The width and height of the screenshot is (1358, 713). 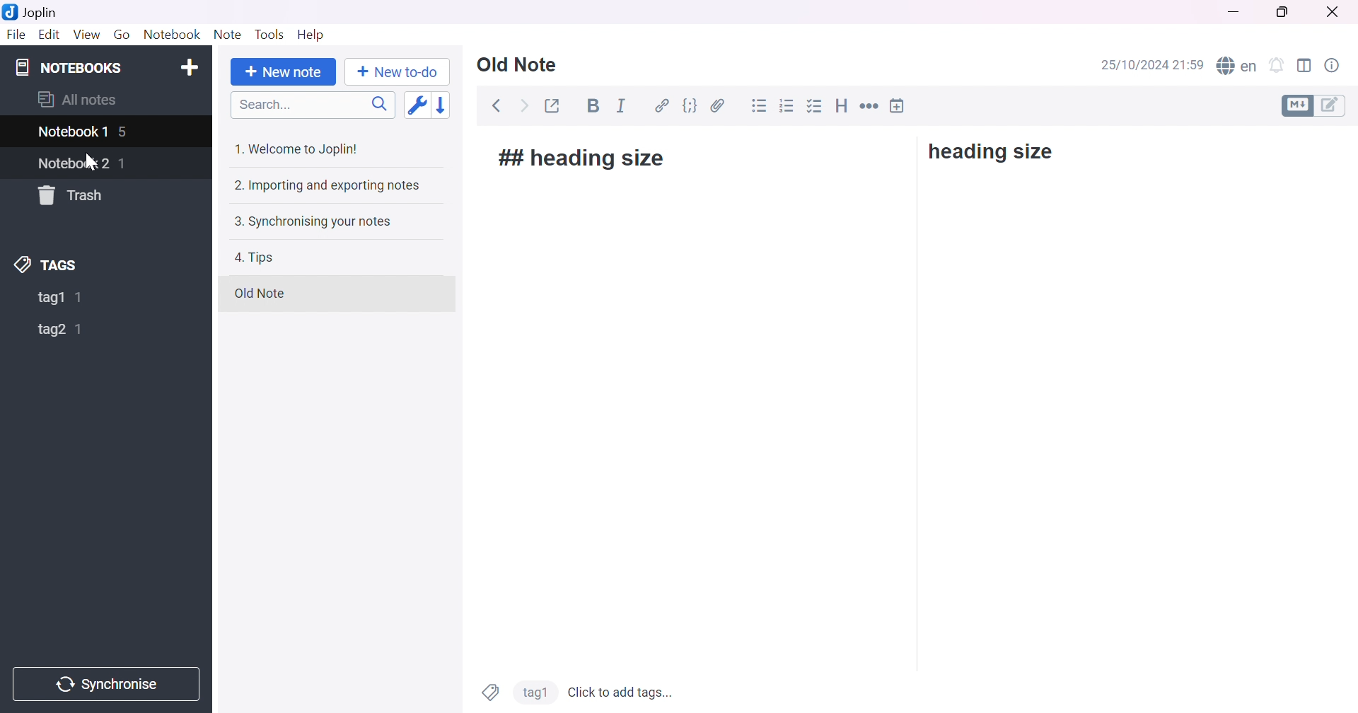 I want to click on Notebook, so click(x=169, y=35).